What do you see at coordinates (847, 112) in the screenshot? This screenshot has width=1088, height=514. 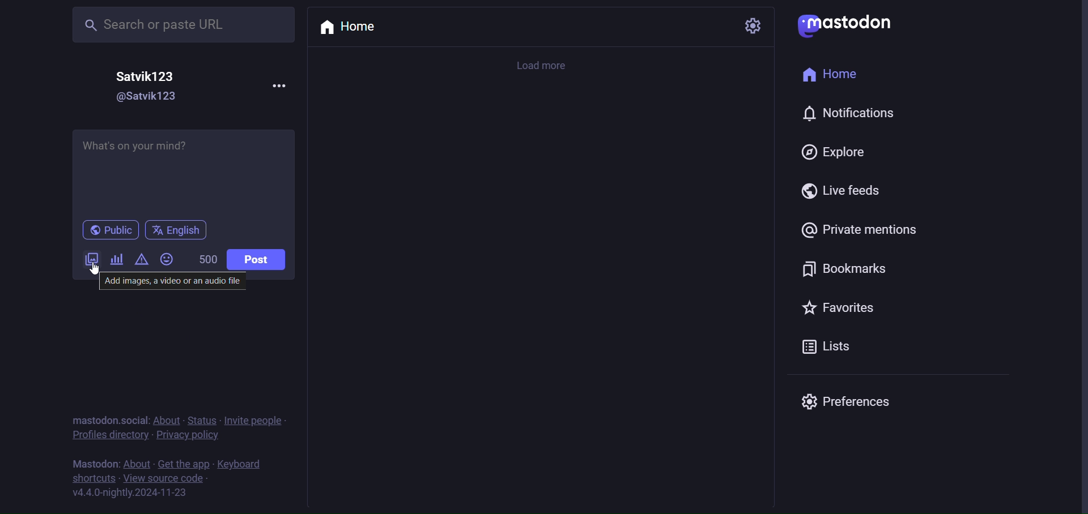 I see `notification` at bounding box center [847, 112].